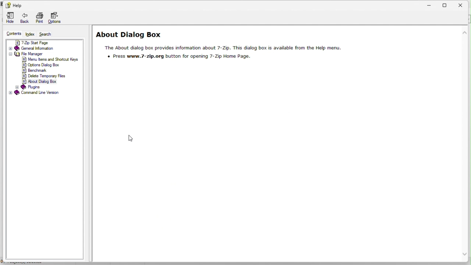 This screenshot has height=265, width=471. I want to click on benchmark, so click(39, 70).